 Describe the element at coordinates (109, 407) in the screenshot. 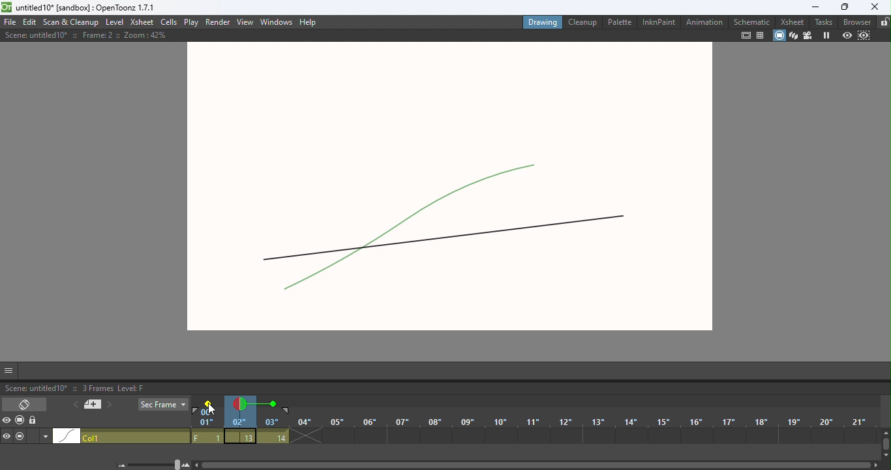

I see `Next memo` at that location.